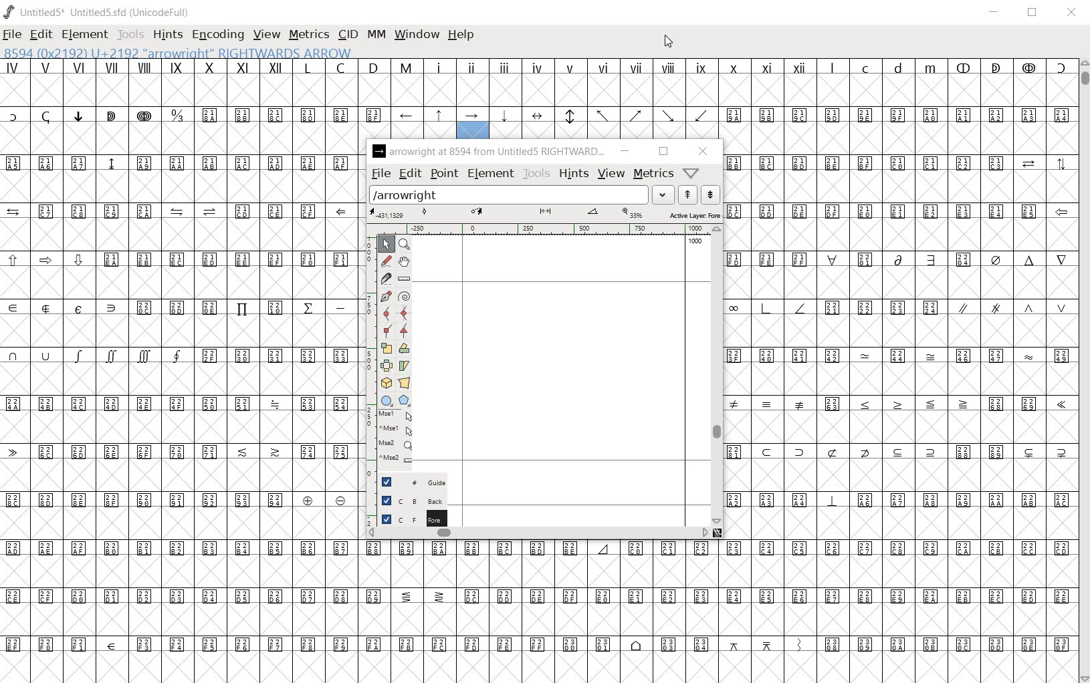 This screenshot has height=683, width=1090. Describe the element at coordinates (613, 173) in the screenshot. I see `view` at that location.